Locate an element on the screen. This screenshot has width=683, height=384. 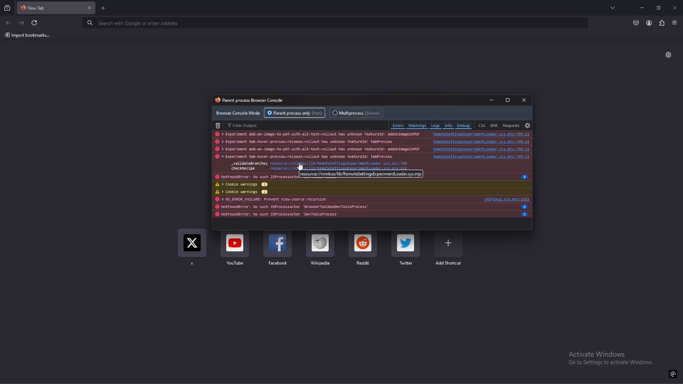
youtube is located at coordinates (235, 251).